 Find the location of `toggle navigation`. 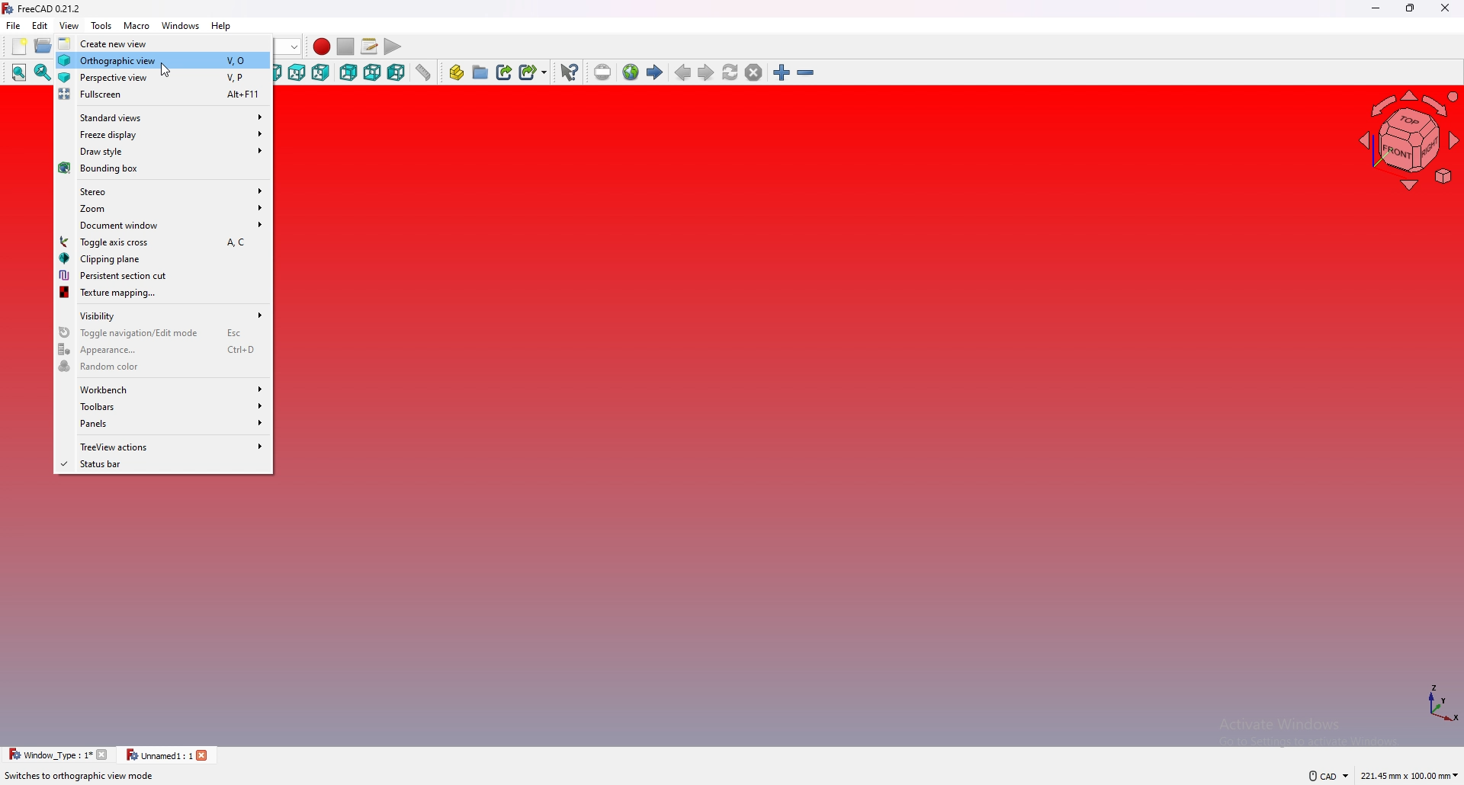

toggle navigation is located at coordinates (163, 332).